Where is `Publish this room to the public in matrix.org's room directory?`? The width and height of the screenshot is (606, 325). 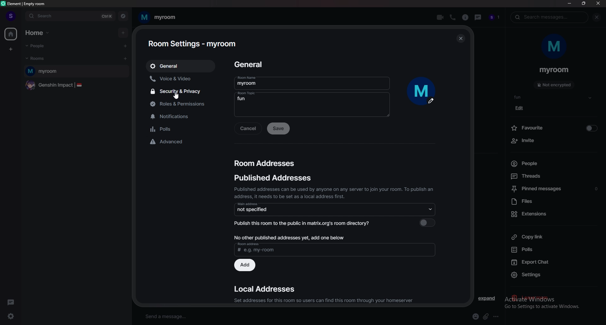 Publish this room to the public in matrix.org's room directory? is located at coordinates (334, 223).